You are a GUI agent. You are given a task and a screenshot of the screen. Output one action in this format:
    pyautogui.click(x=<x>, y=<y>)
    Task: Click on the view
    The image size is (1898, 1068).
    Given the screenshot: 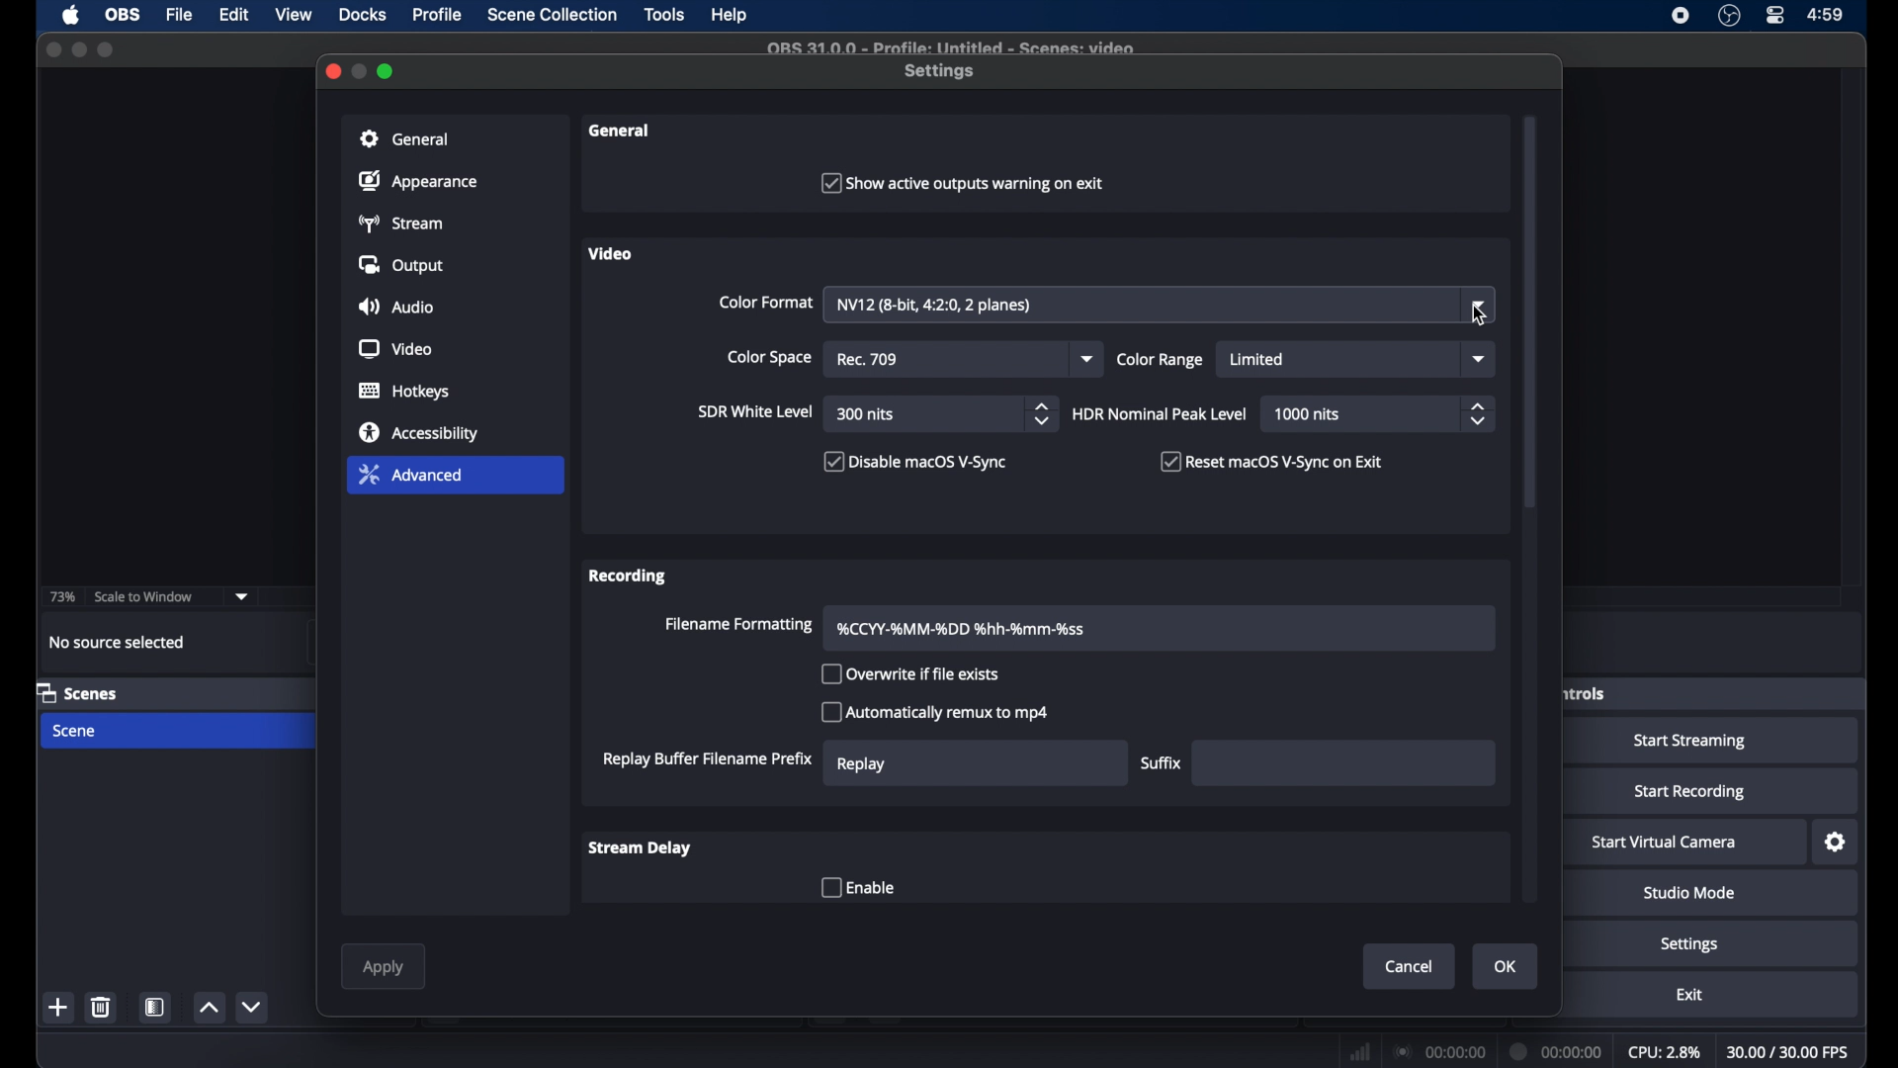 What is the action you would take?
    pyautogui.click(x=295, y=15)
    